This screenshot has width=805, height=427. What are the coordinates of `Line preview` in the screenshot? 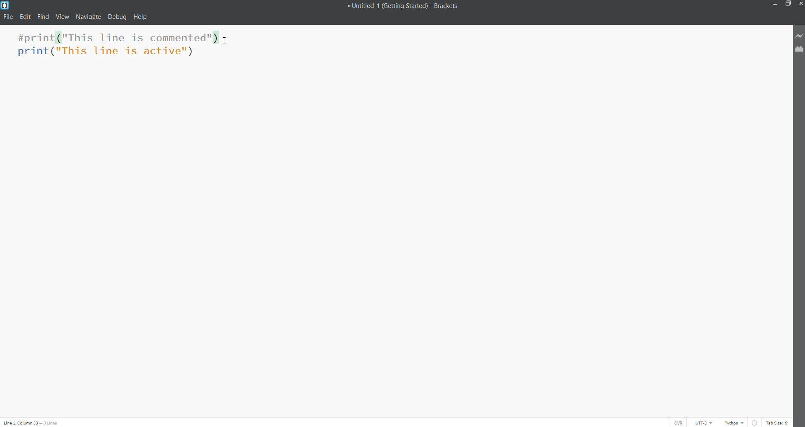 It's located at (799, 36).